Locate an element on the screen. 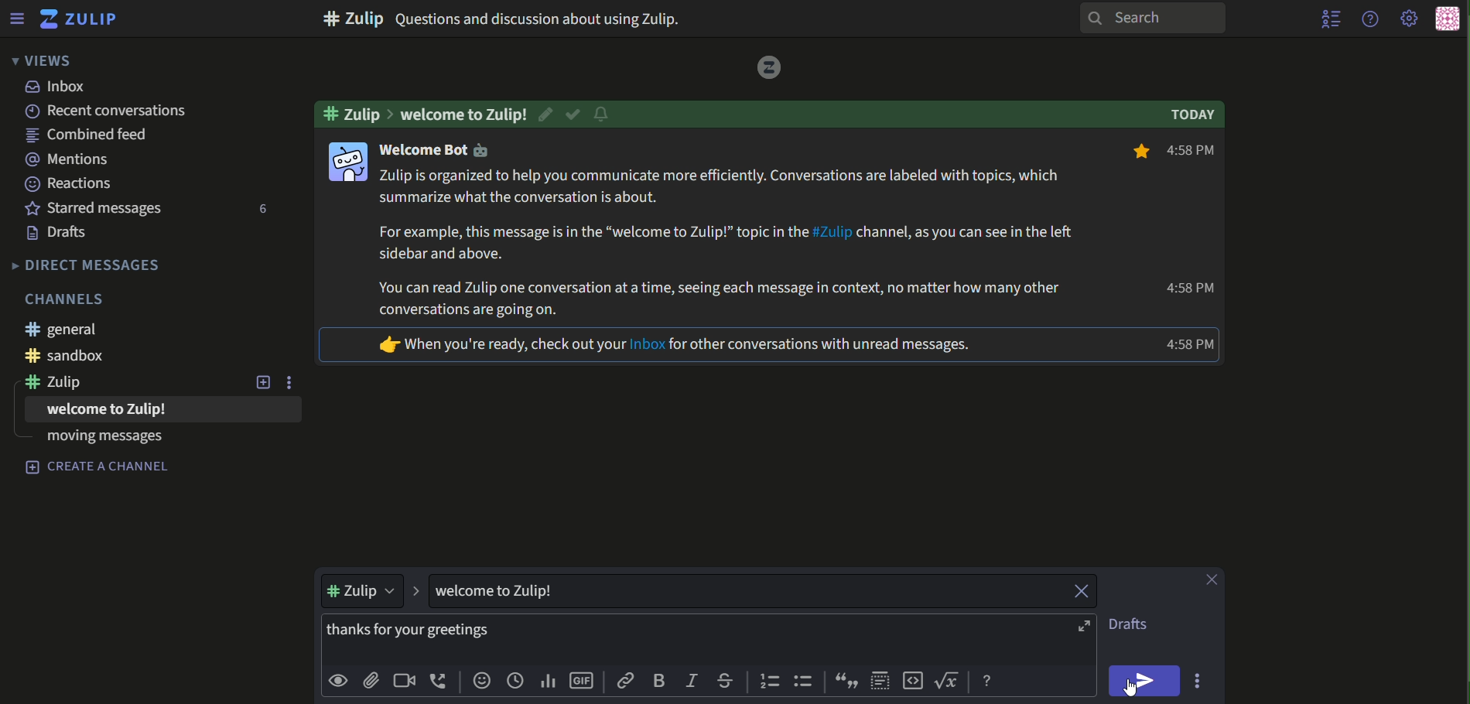 Image resolution: width=1470 pixels, height=704 pixels. text is located at coordinates (1136, 625).